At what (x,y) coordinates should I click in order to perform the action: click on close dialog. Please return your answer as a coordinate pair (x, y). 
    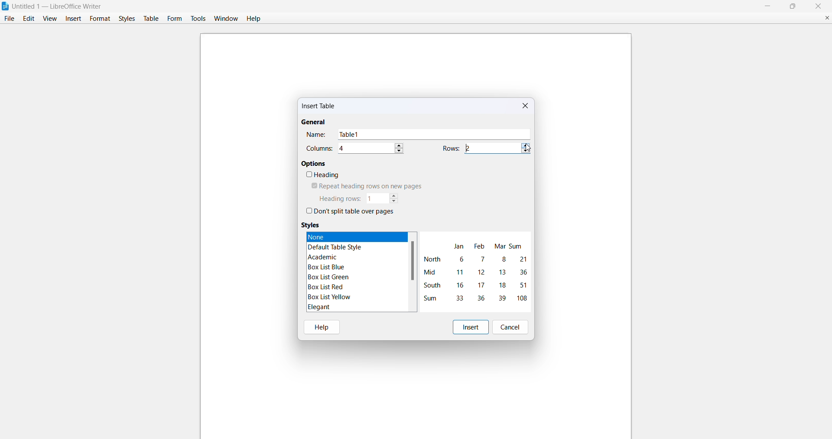
    Looking at the image, I should click on (526, 106).